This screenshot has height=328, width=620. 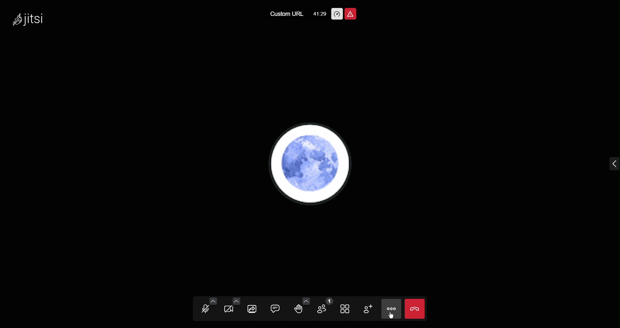 I want to click on 41:29, so click(x=320, y=12).